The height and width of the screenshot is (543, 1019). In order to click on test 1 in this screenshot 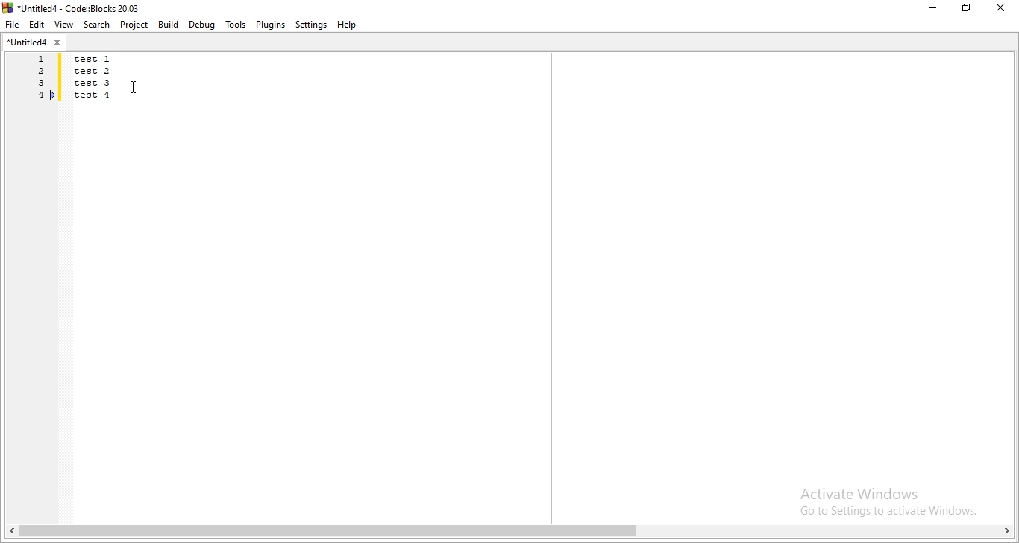, I will do `click(102, 59)`.